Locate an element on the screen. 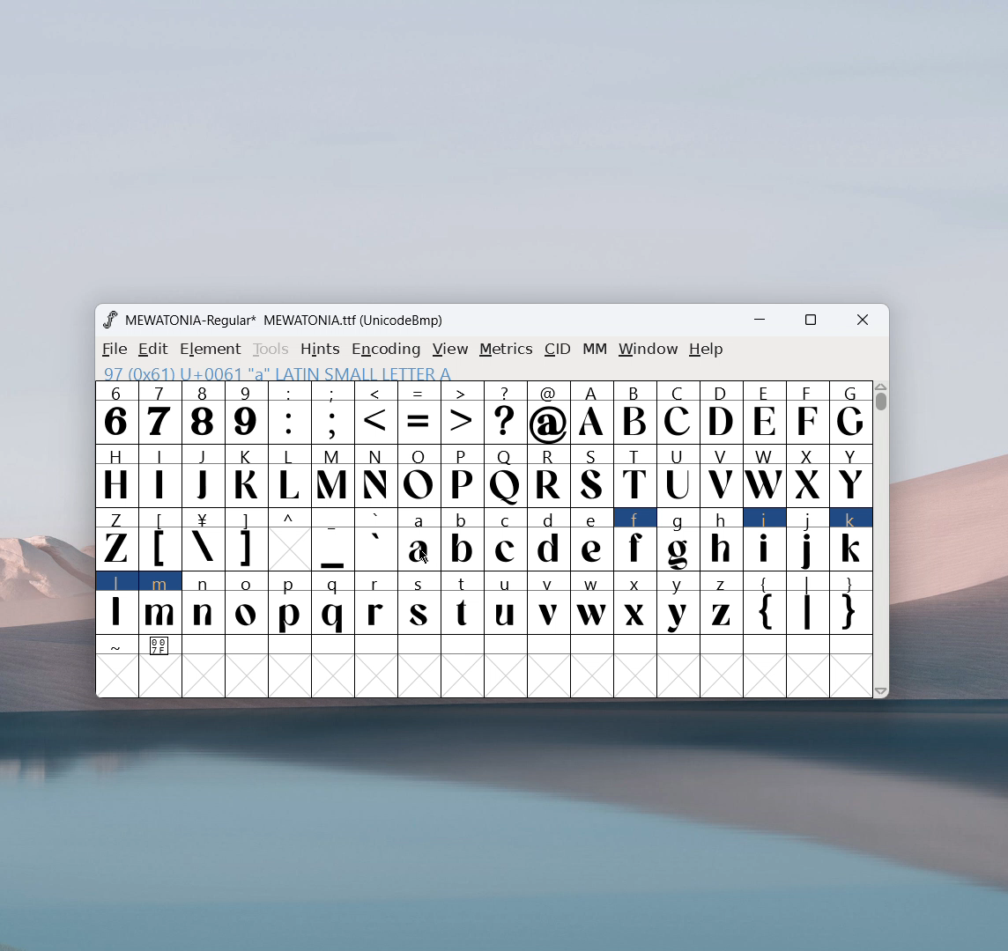  cursor is located at coordinates (423, 557).